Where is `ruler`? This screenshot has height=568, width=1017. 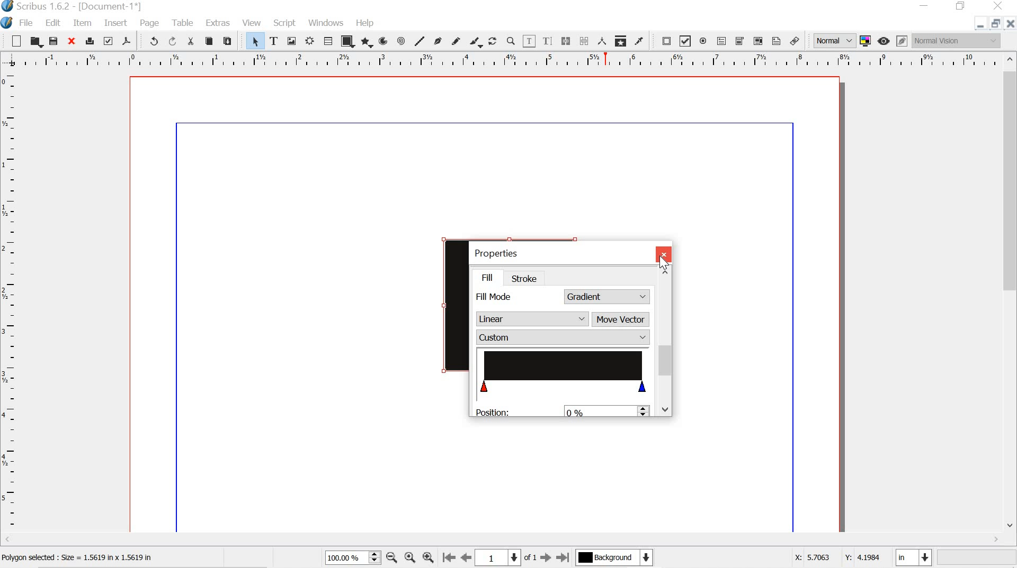 ruler is located at coordinates (10, 302).